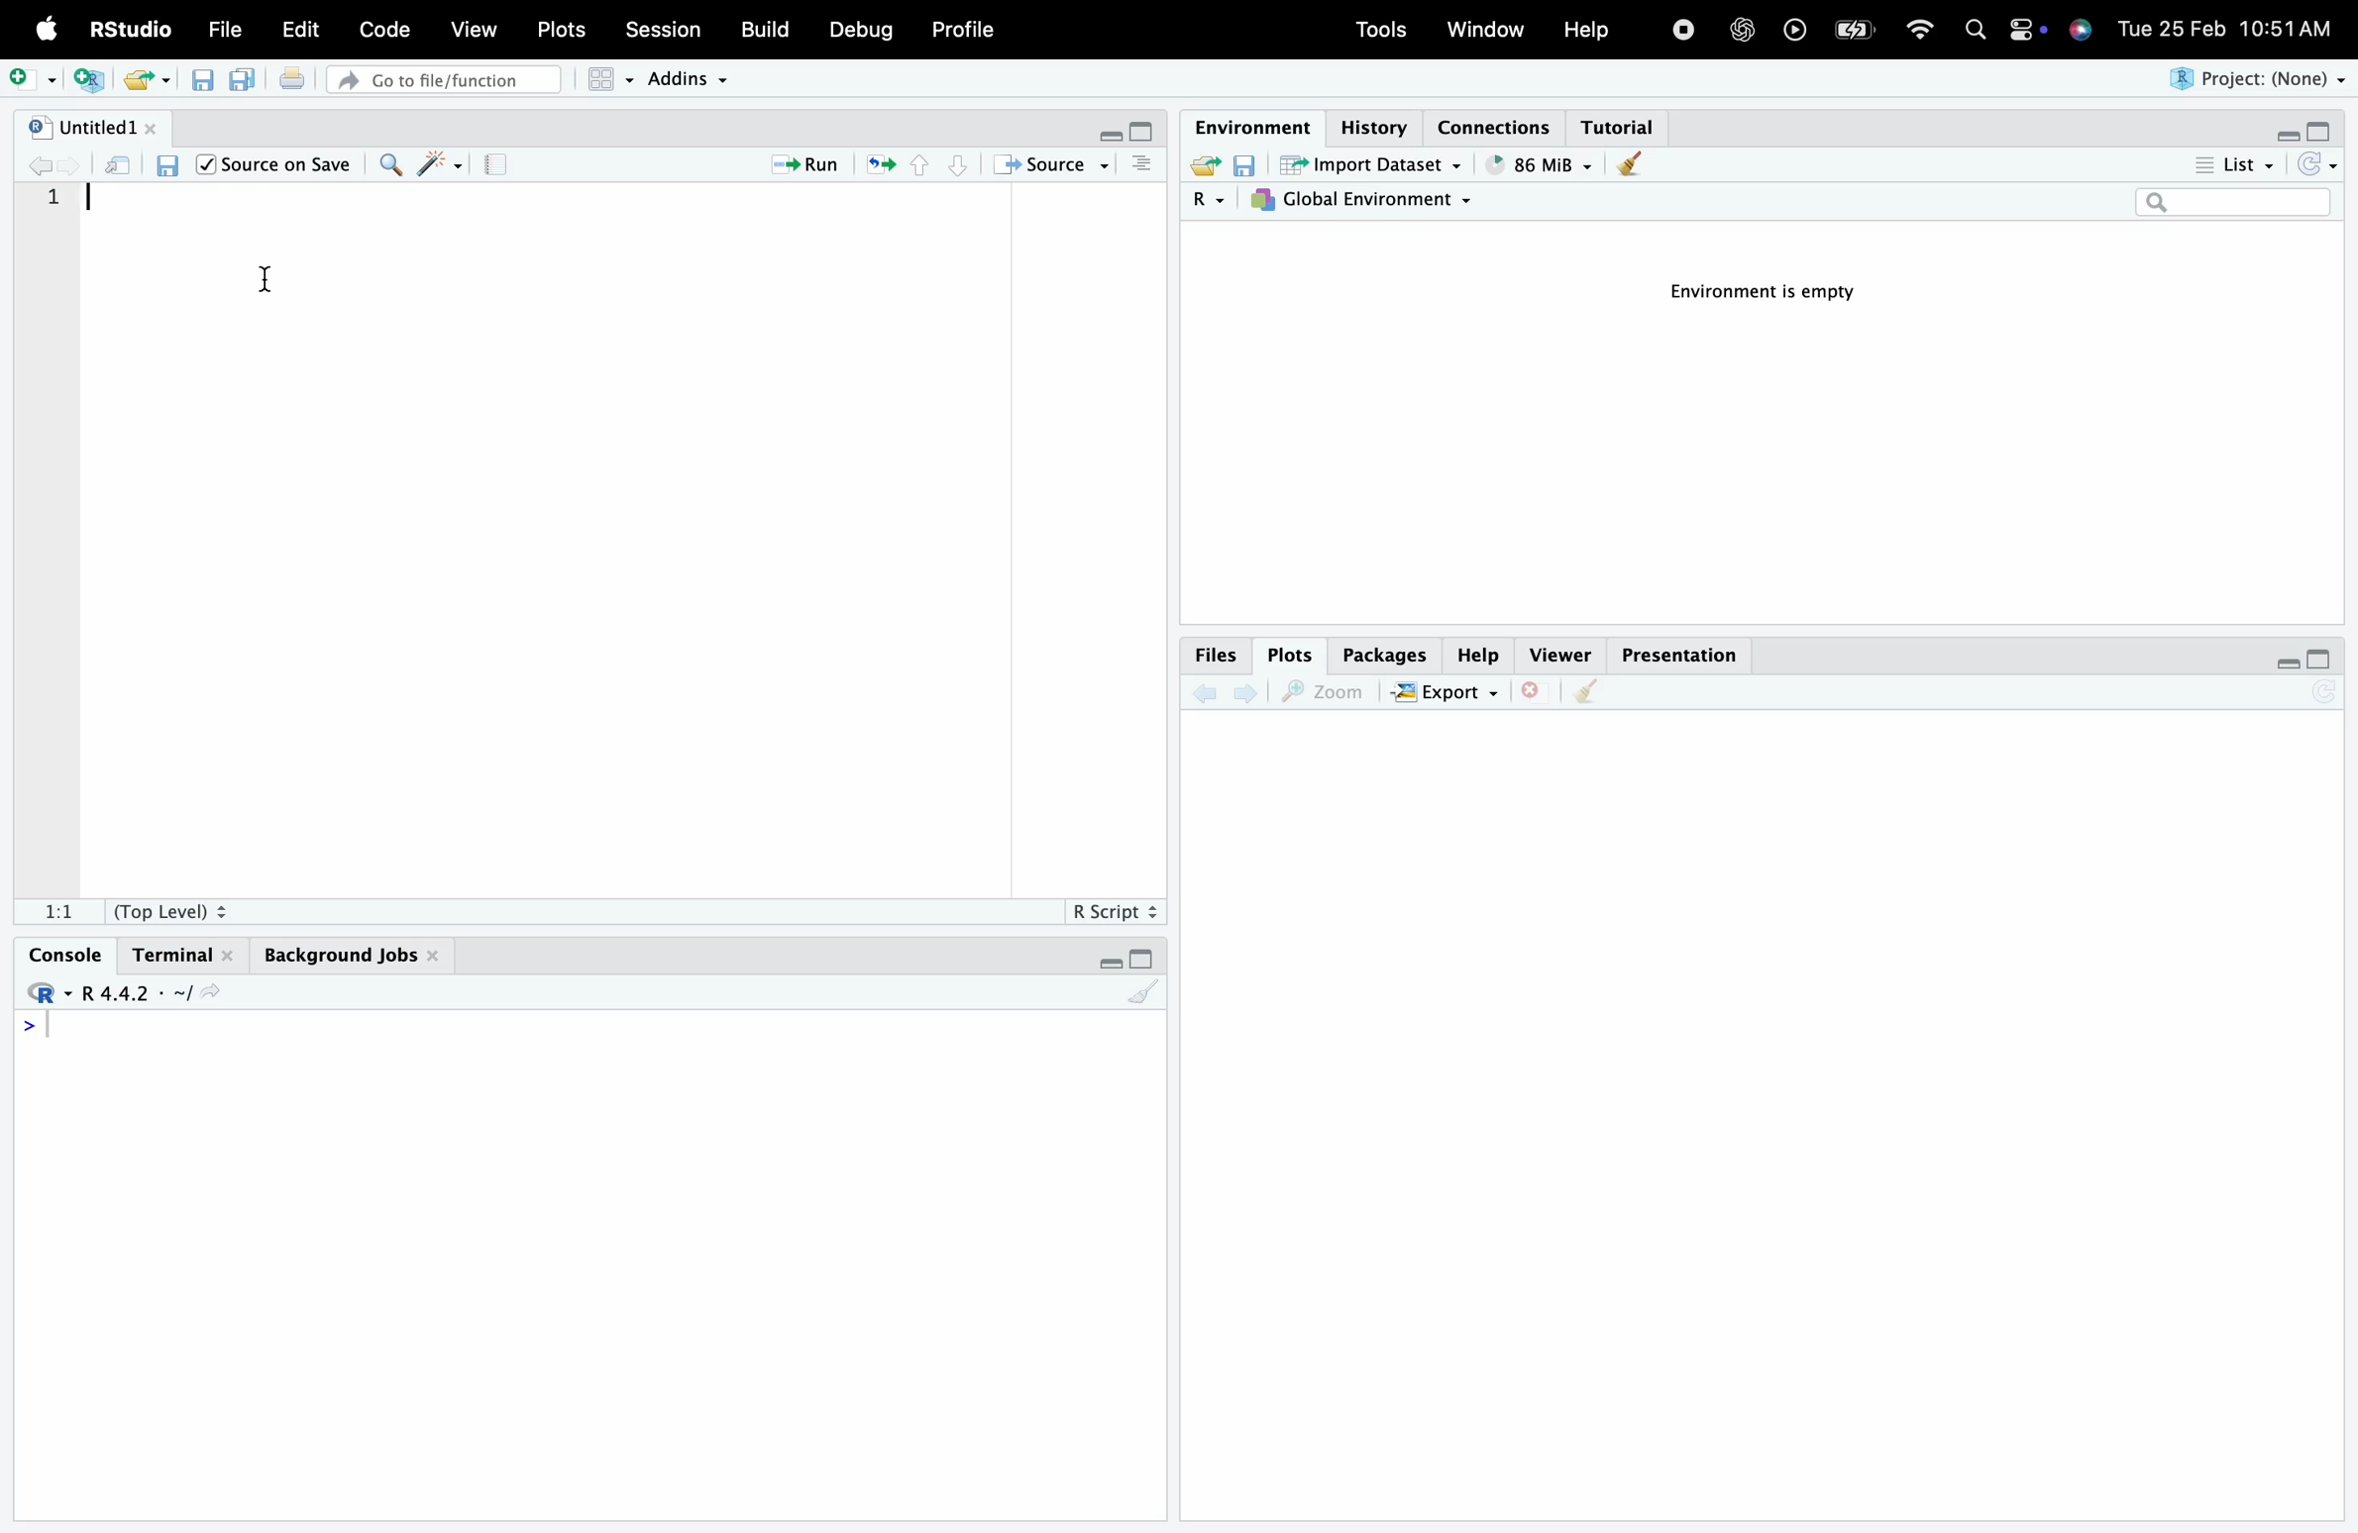 The image size is (2358, 1533). What do you see at coordinates (2025, 33) in the screenshot?
I see `settings` at bounding box center [2025, 33].